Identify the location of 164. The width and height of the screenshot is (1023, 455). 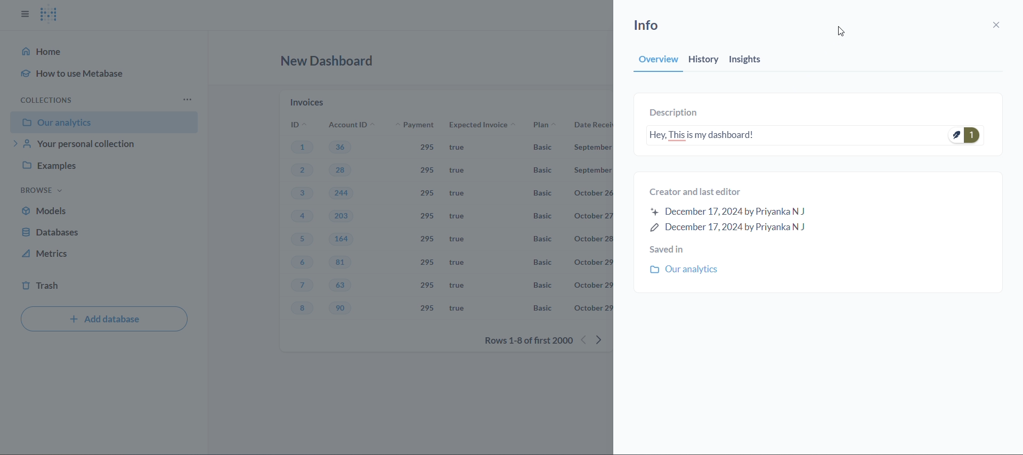
(341, 239).